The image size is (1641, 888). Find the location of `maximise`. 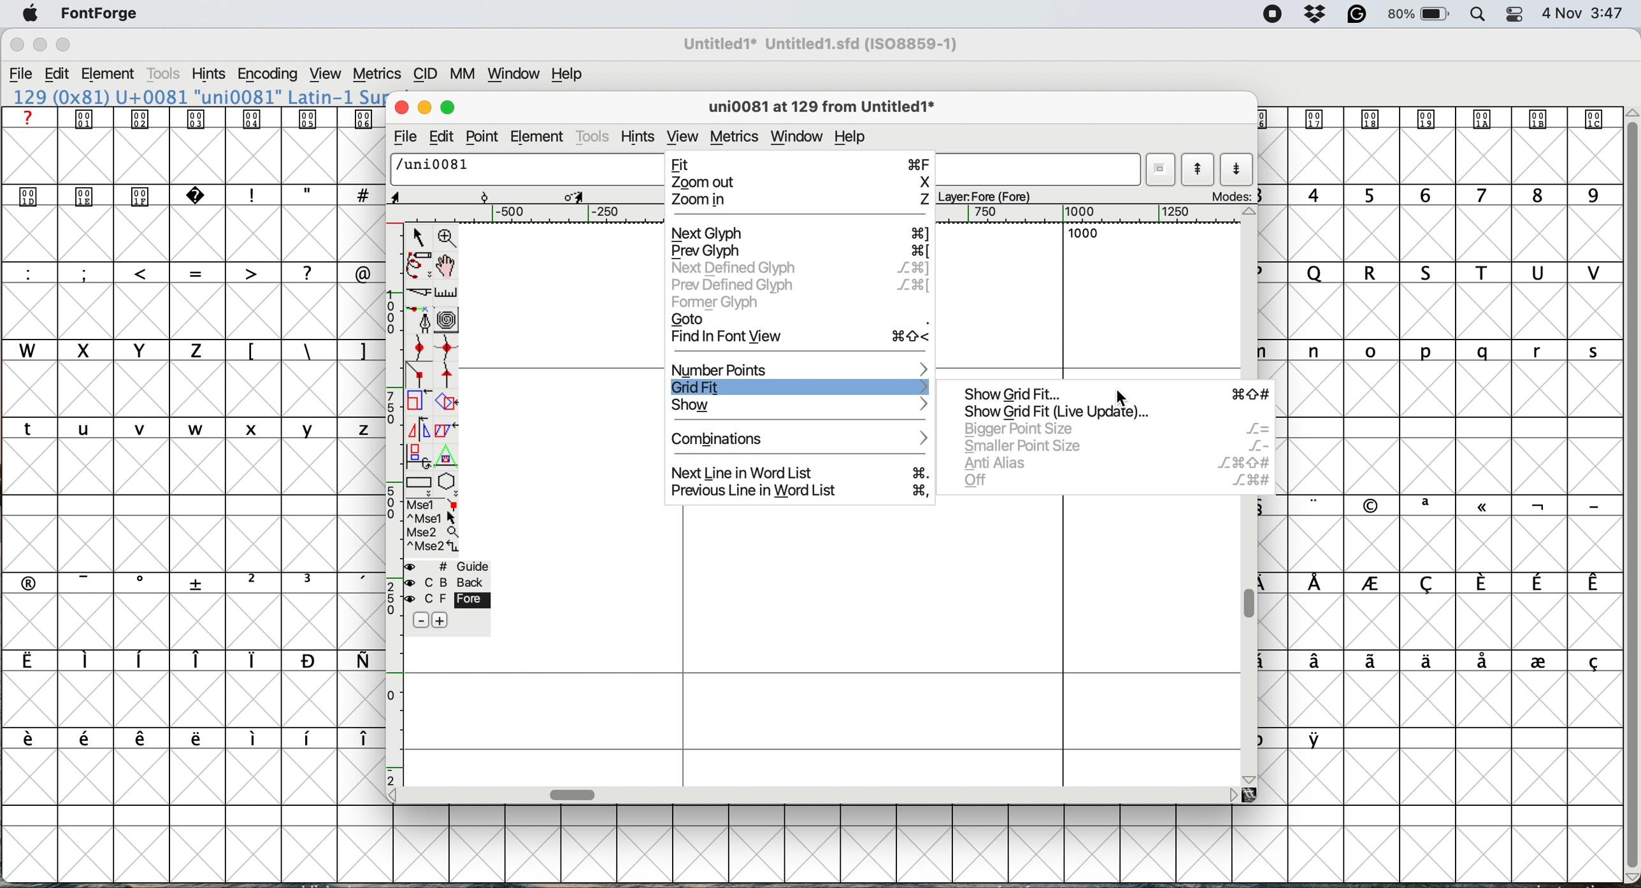

maximise is located at coordinates (447, 108).